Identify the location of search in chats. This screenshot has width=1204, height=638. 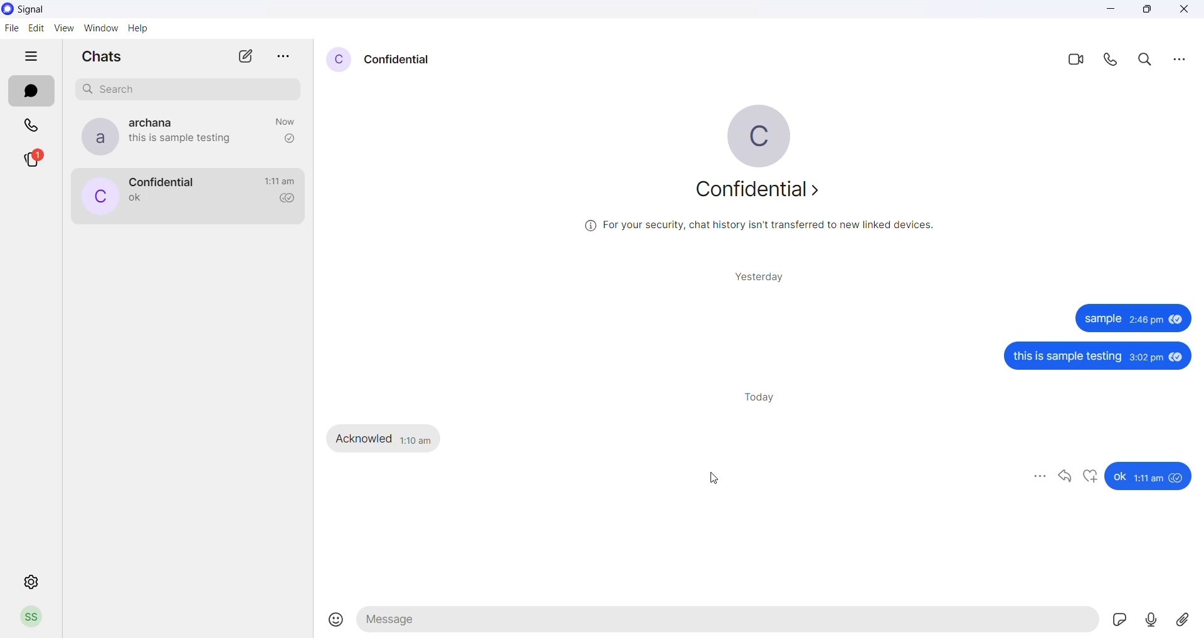
(1148, 60).